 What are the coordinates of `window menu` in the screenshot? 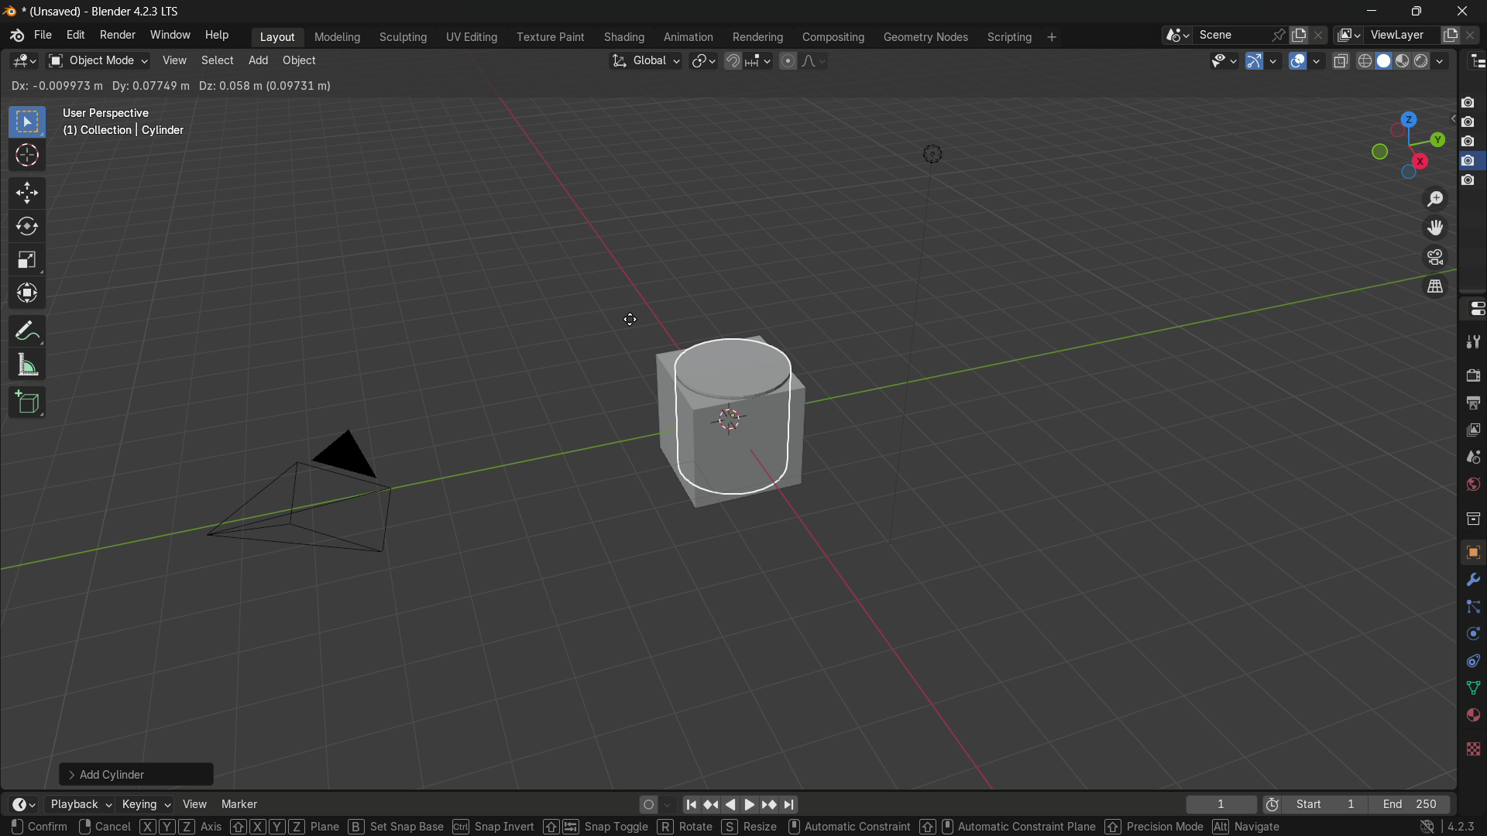 It's located at (171, 36).